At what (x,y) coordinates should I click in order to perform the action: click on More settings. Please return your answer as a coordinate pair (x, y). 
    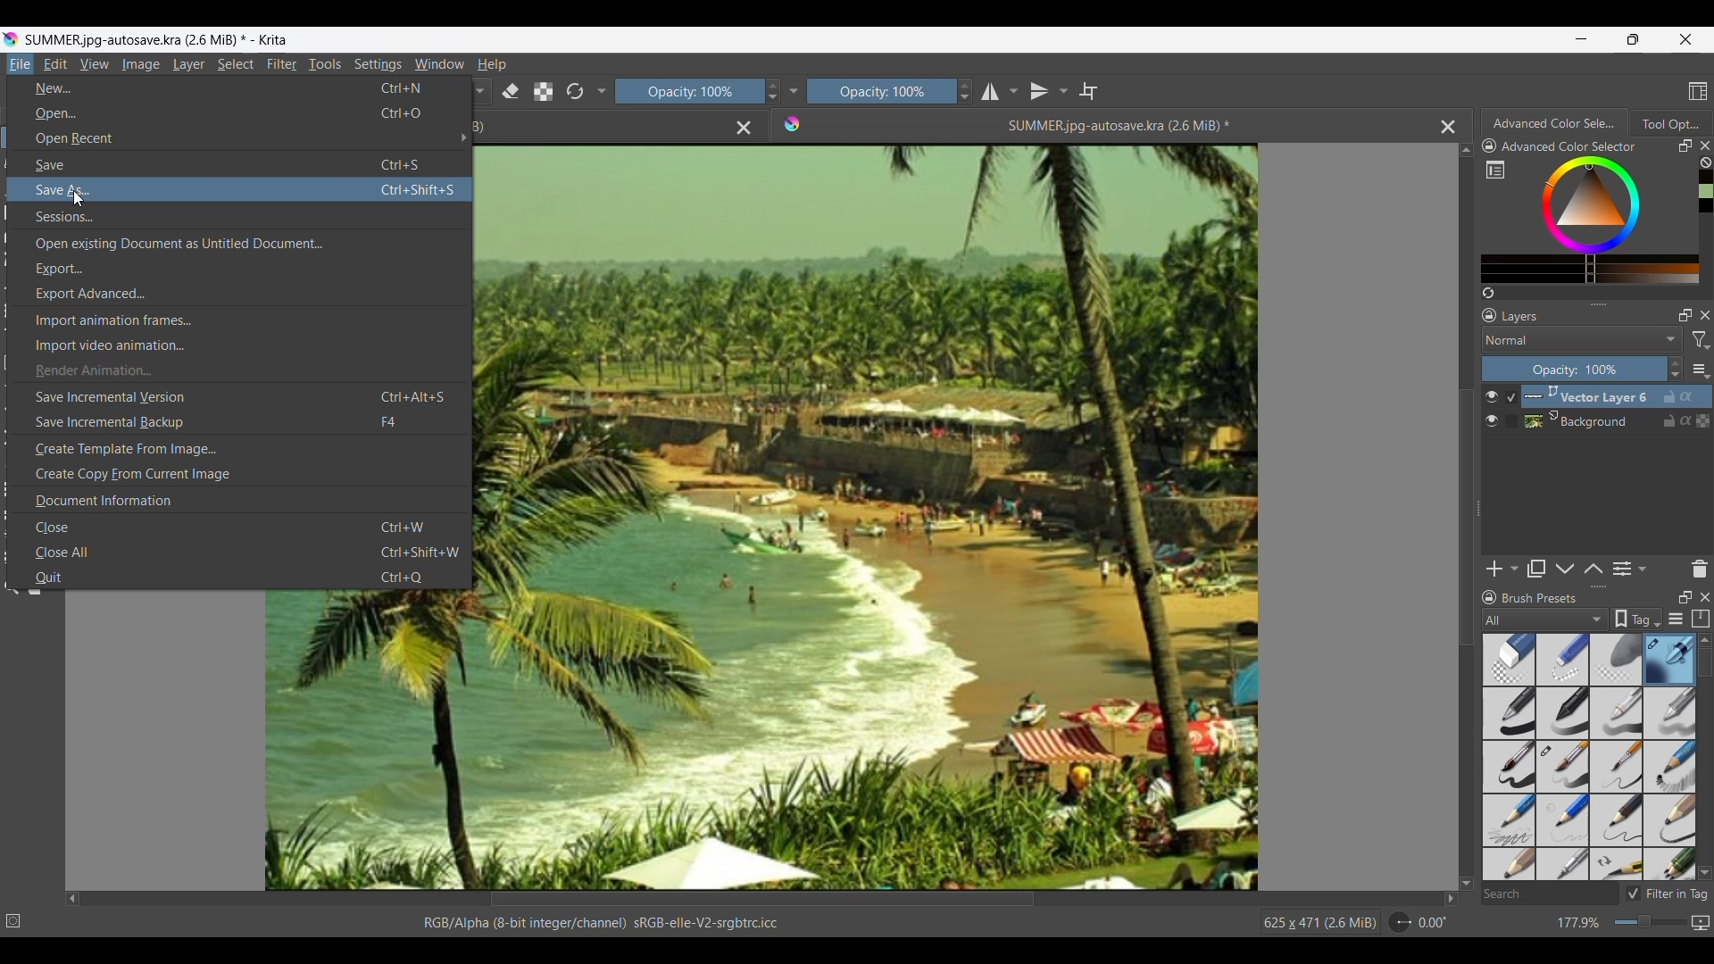
    Looking at the image, I should click on (1702, 370).